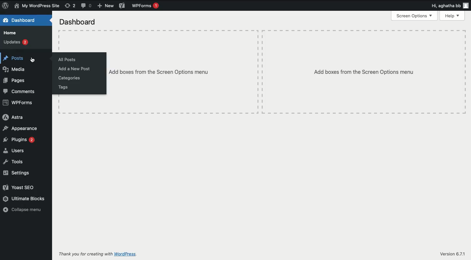  Describe the element at coordinates (16, 42) in the screenshot. I see `Updates` at that location.